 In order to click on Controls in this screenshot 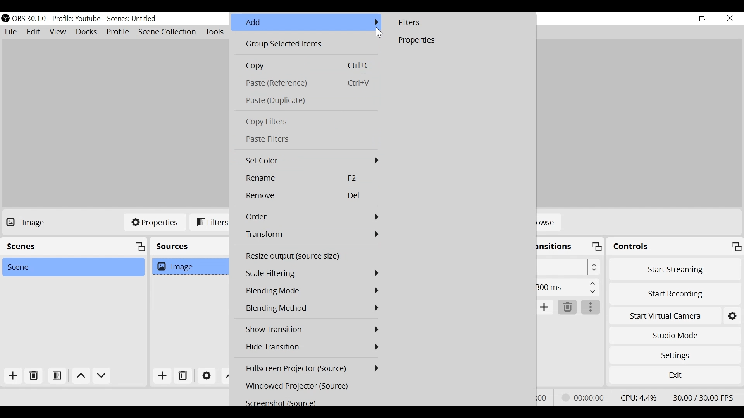, I will do `click(676, 246)`.